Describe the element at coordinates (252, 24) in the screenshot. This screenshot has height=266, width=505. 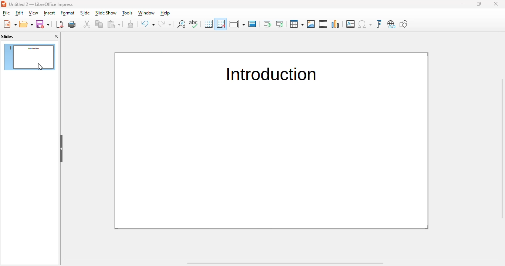
I see `master slide` at that location.